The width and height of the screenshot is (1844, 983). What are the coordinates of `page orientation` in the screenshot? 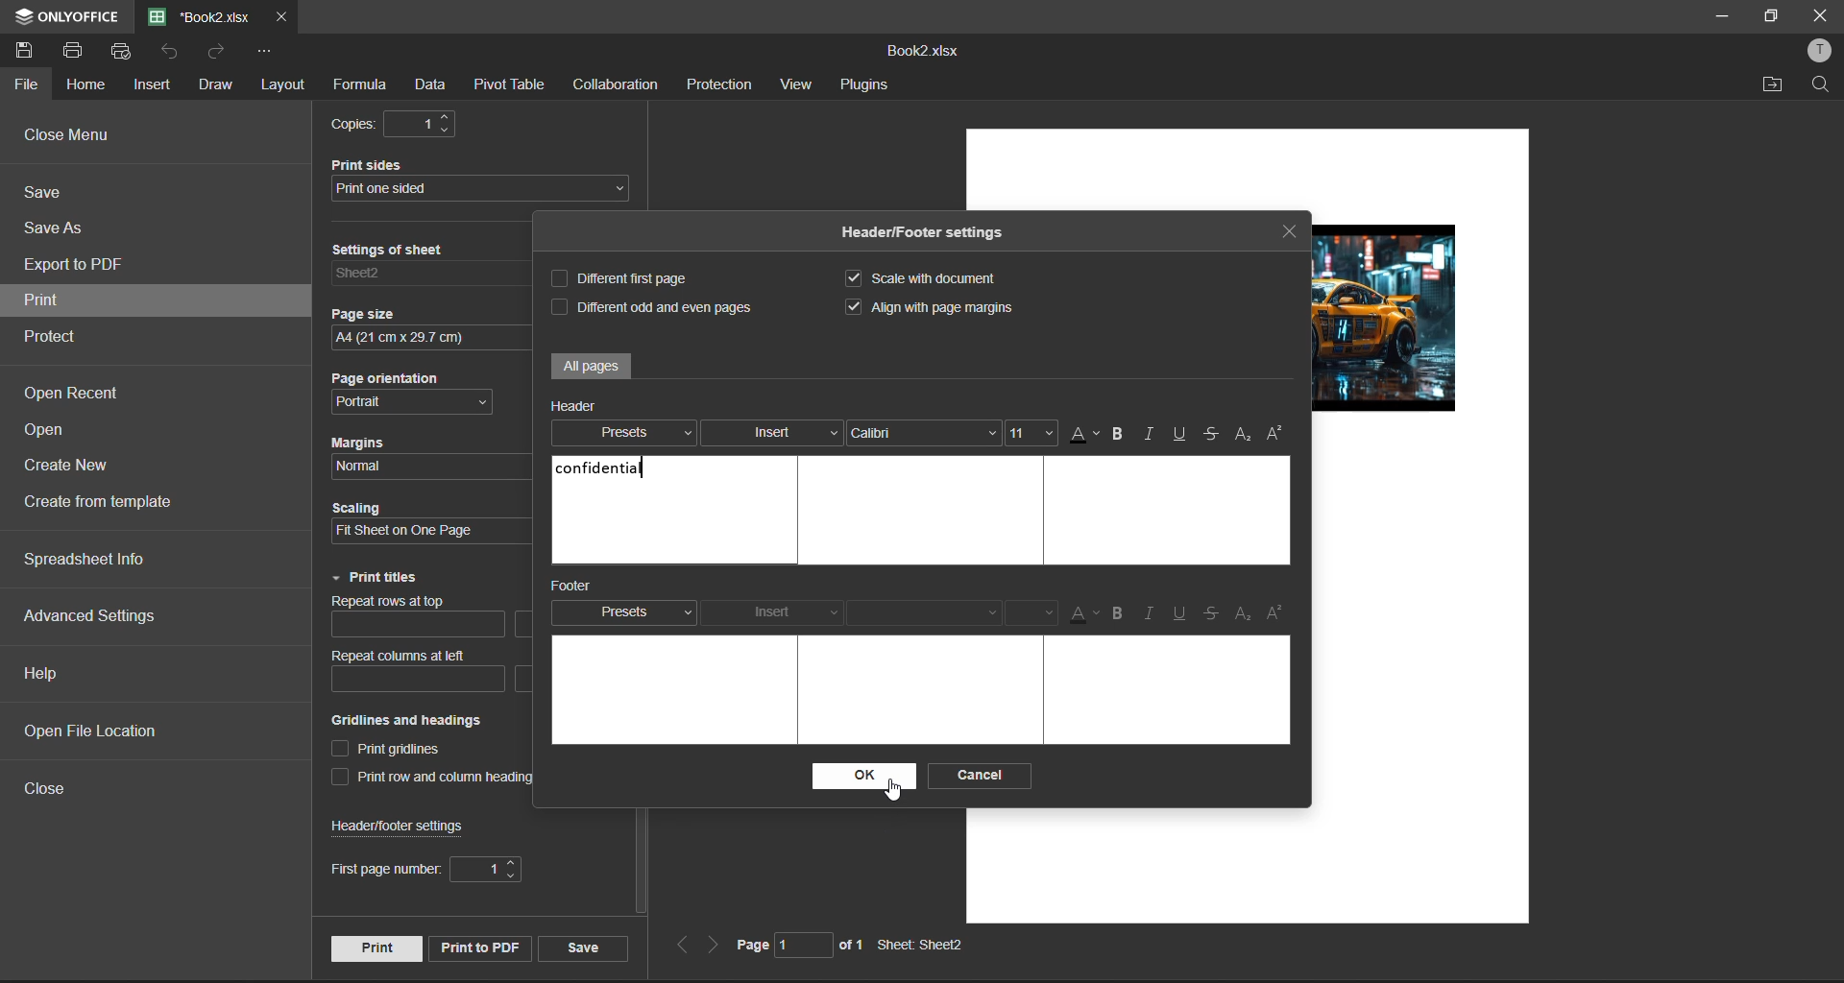 It's located at (420, 393).